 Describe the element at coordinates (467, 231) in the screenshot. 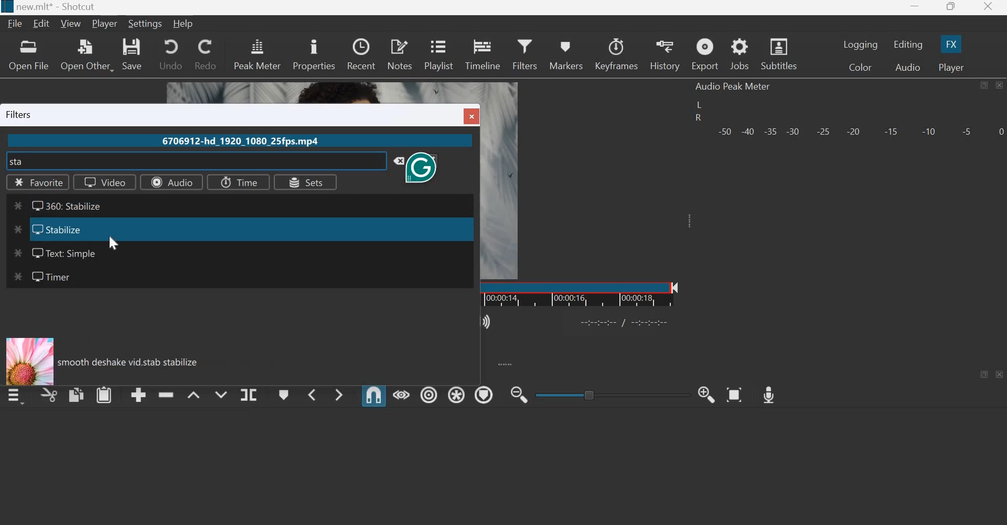

I see `scrollbar` at that location.